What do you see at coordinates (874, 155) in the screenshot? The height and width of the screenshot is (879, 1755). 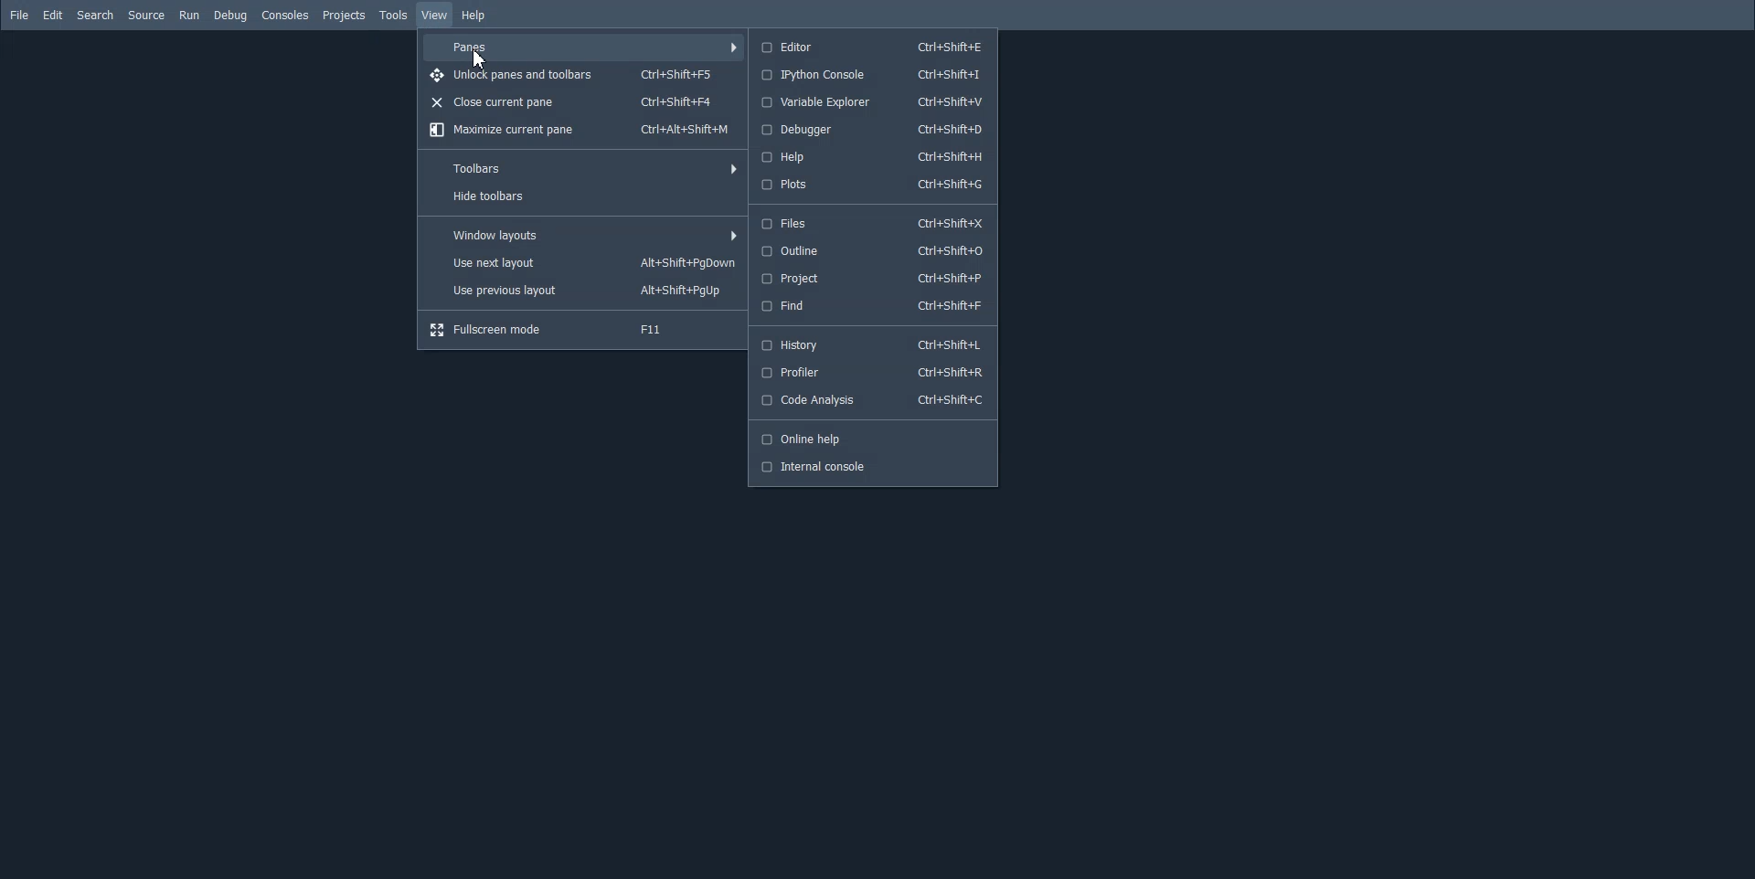 I see `Help` at bounding box center [874, 155].